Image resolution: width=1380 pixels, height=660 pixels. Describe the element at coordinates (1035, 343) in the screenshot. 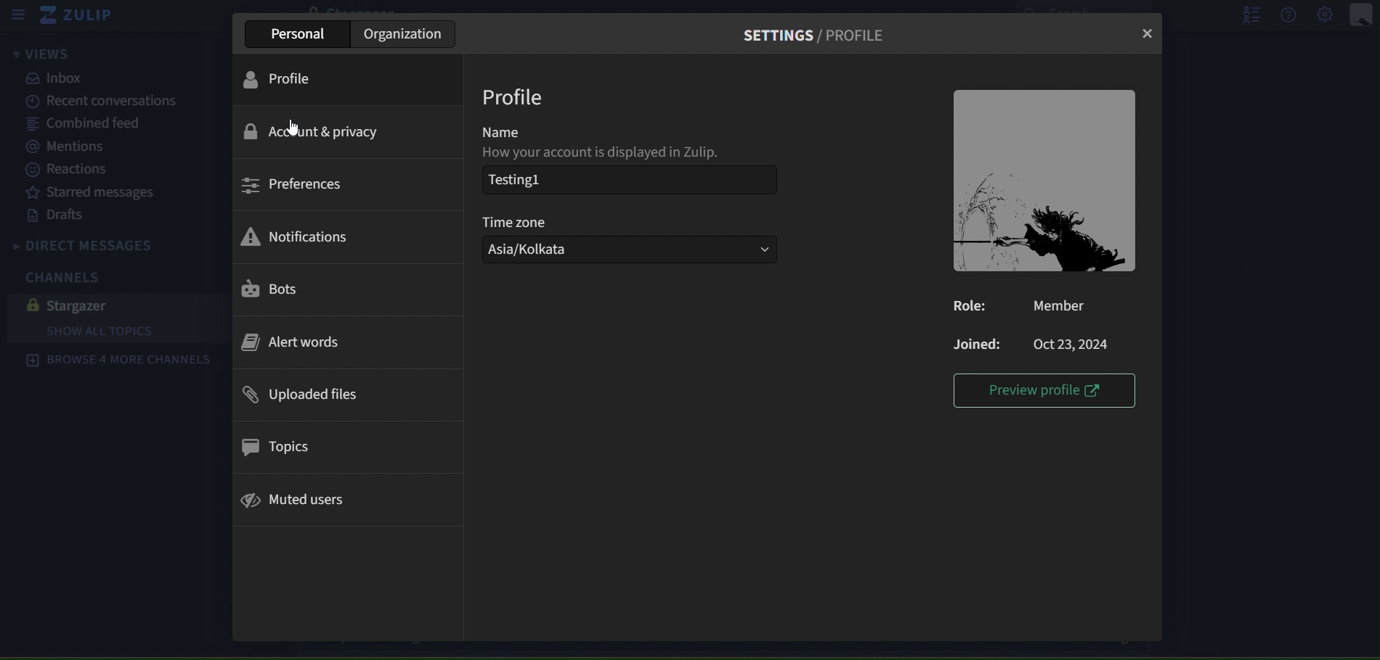

I see `Joined: Oct 23,2024` at that location.